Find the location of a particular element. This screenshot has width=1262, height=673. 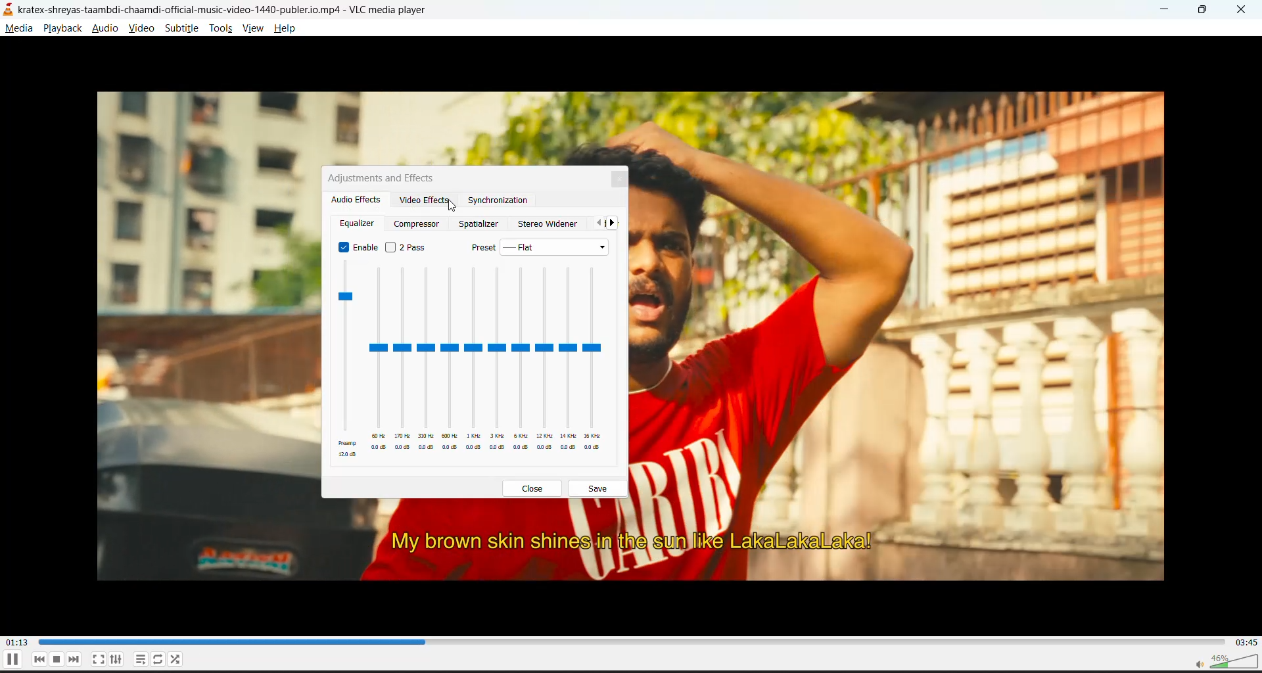

video is located at coordinates (143, 28).